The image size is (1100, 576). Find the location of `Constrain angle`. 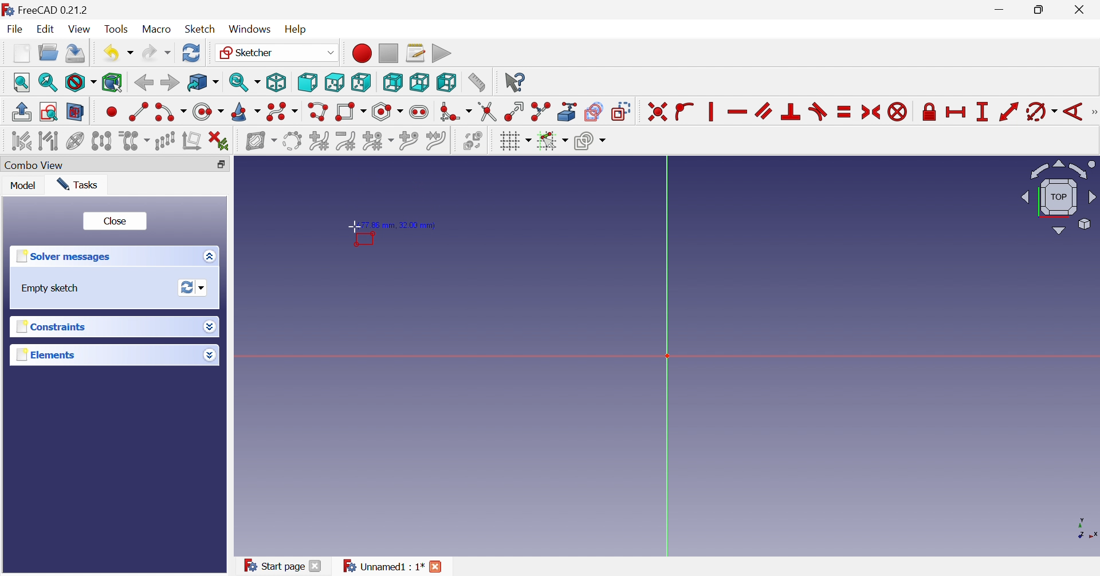

Constrain angle is located at coordinates (1074, 112).